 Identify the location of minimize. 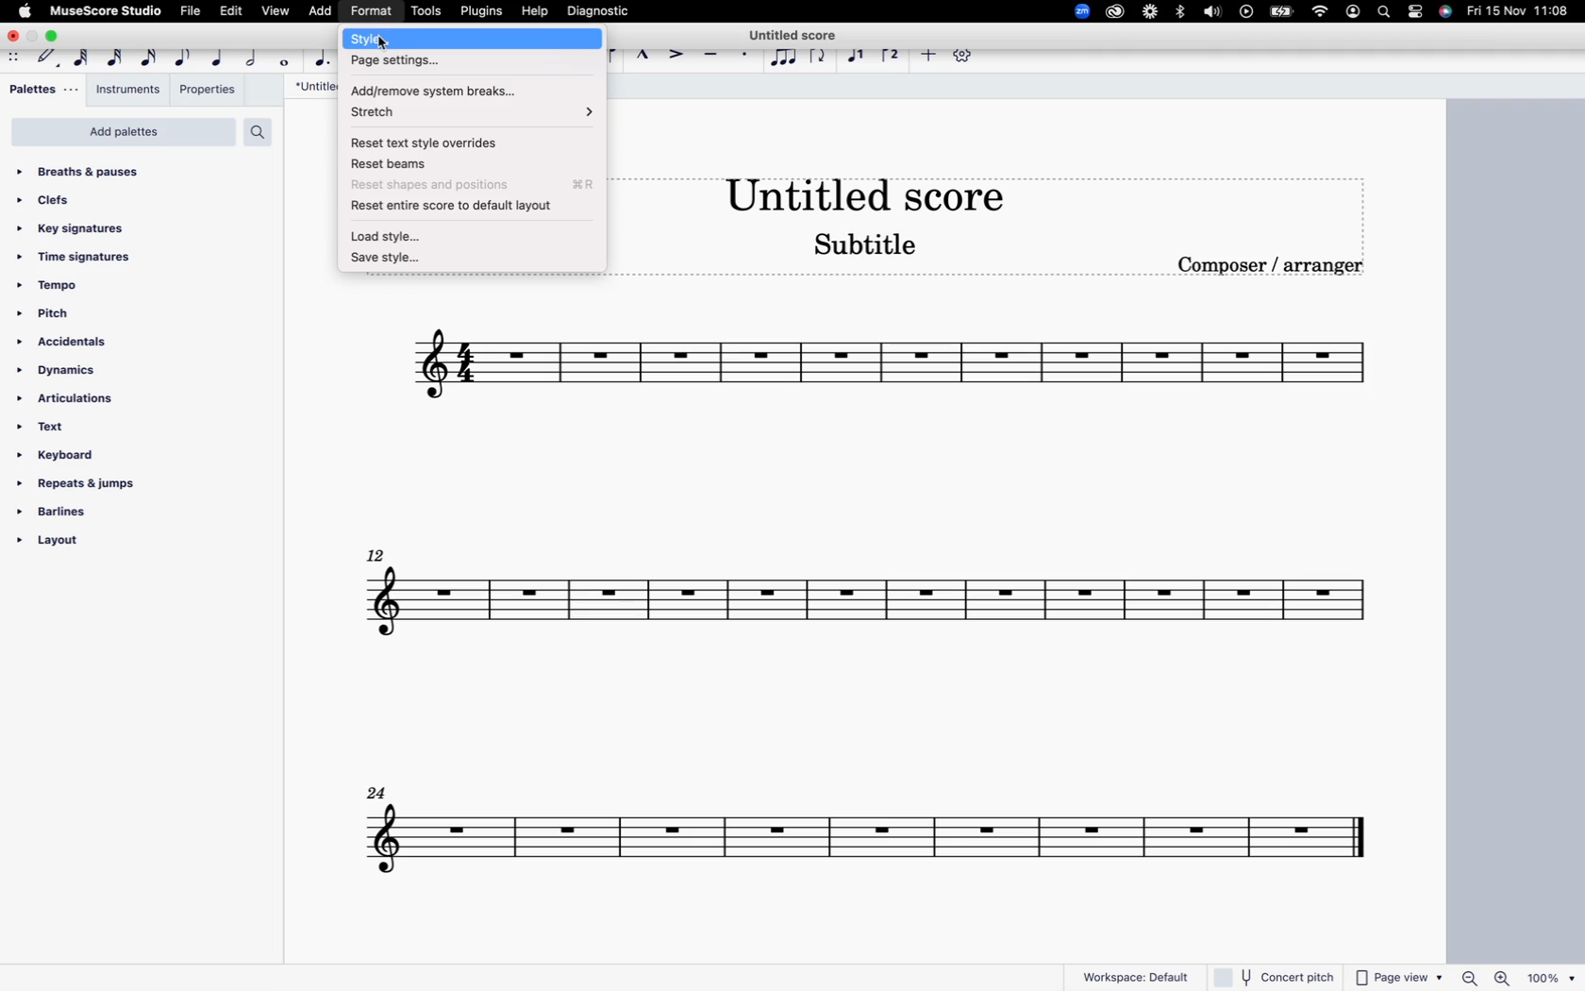
(33, 36).